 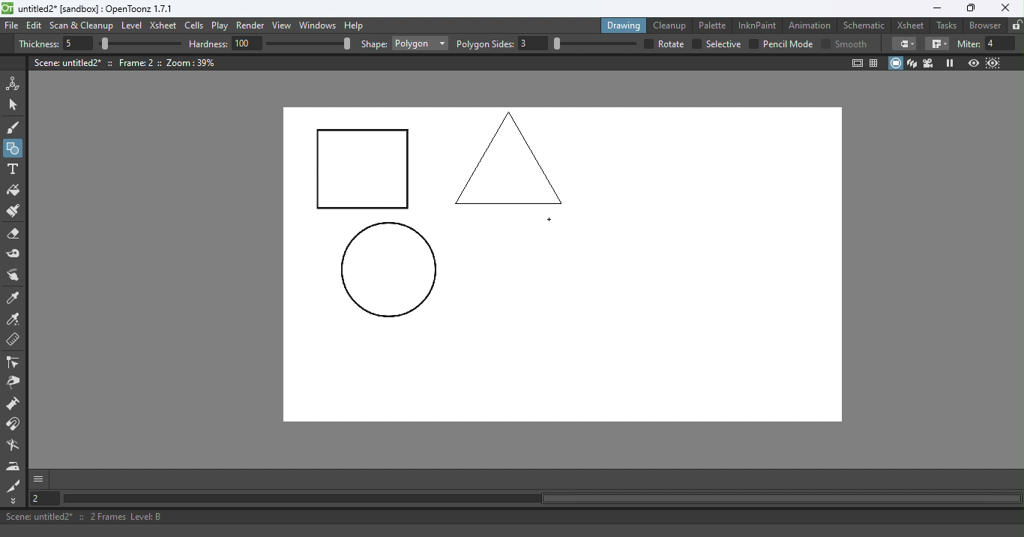 I want to click on slider, so click(x=308, y=43).